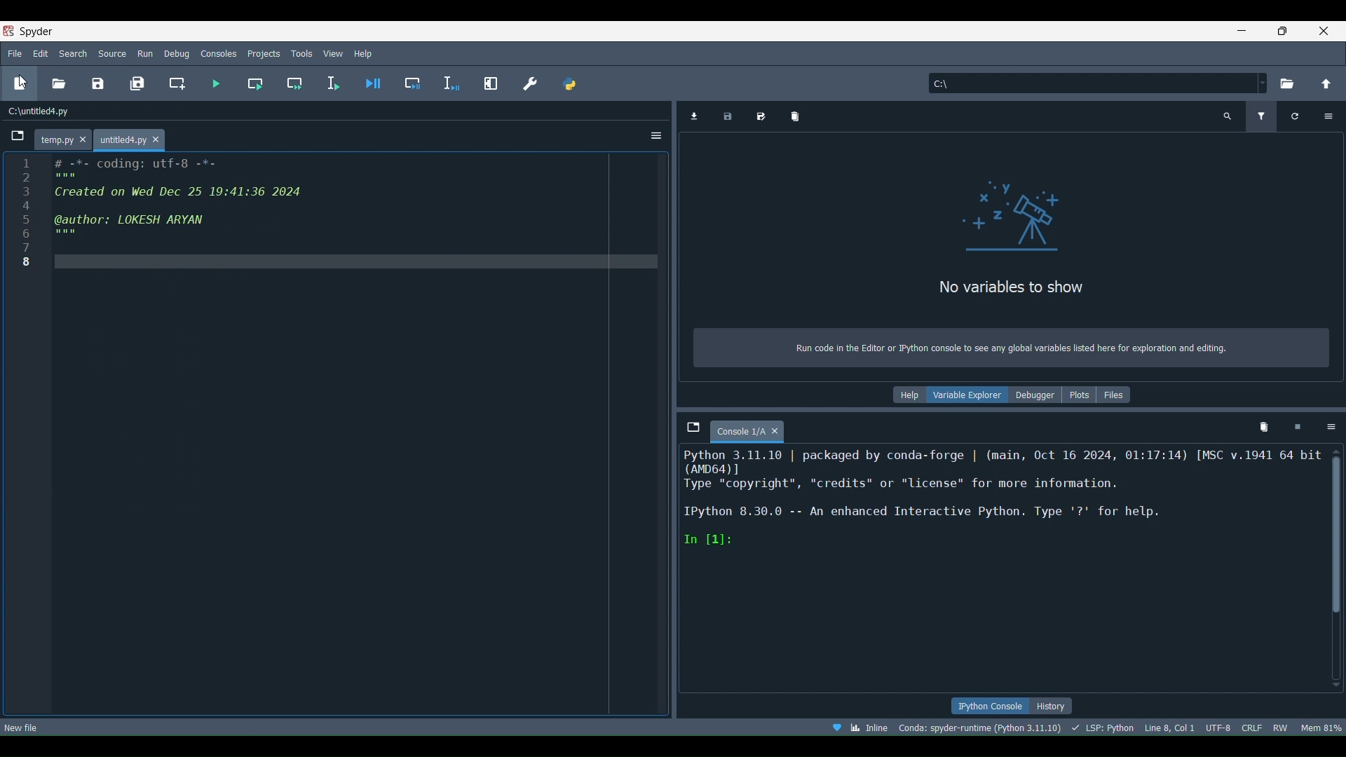 The height and width of the screenshot is (757, 1346). What do you see at coordinates (62, 138) in the screenshot?
I see `File name` at bounding box center [62, 138].